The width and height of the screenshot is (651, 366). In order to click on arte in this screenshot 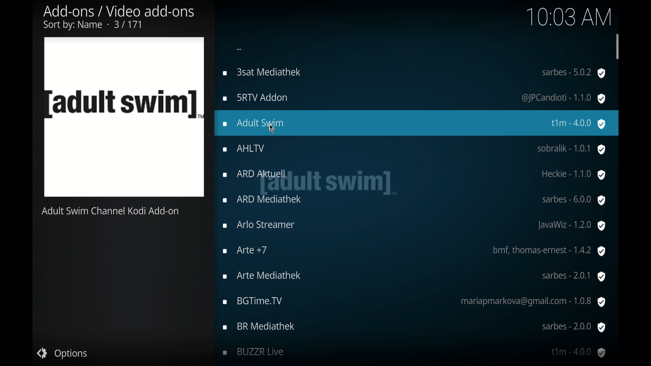, I will do `click(414, 251)`.